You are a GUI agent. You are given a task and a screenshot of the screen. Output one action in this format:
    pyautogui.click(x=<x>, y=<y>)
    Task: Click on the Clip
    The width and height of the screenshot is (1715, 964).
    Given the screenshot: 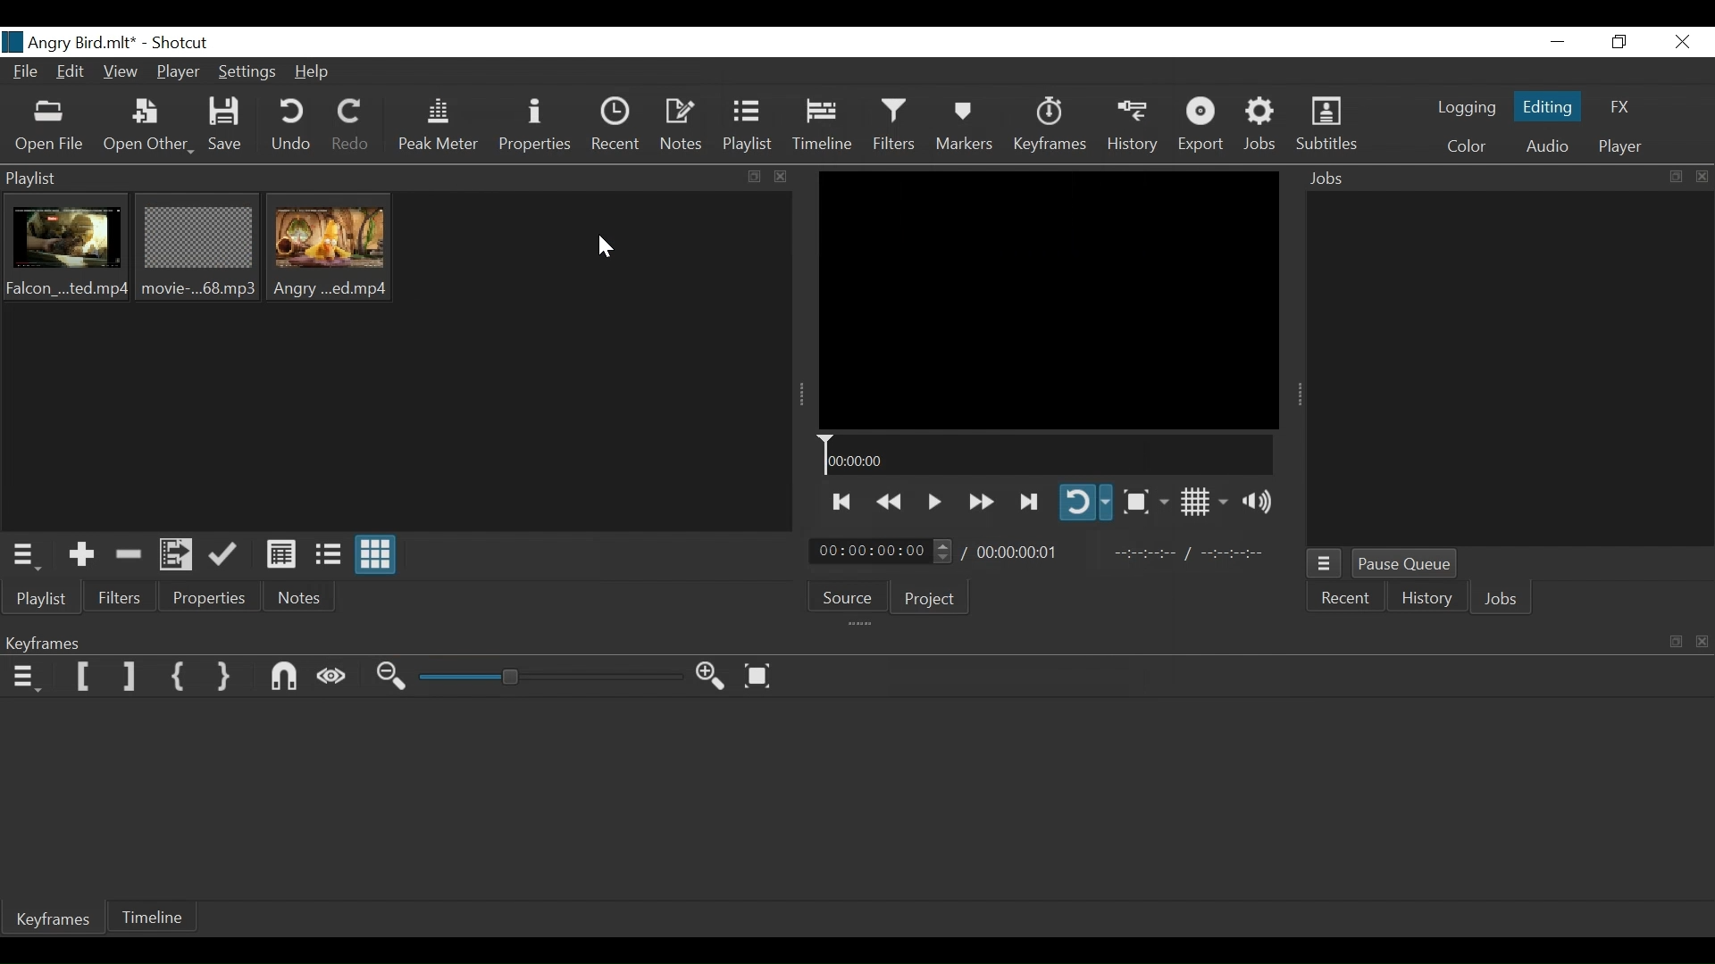 What is the action you would take?
    pyautogui.click(x=71, y=252)
    